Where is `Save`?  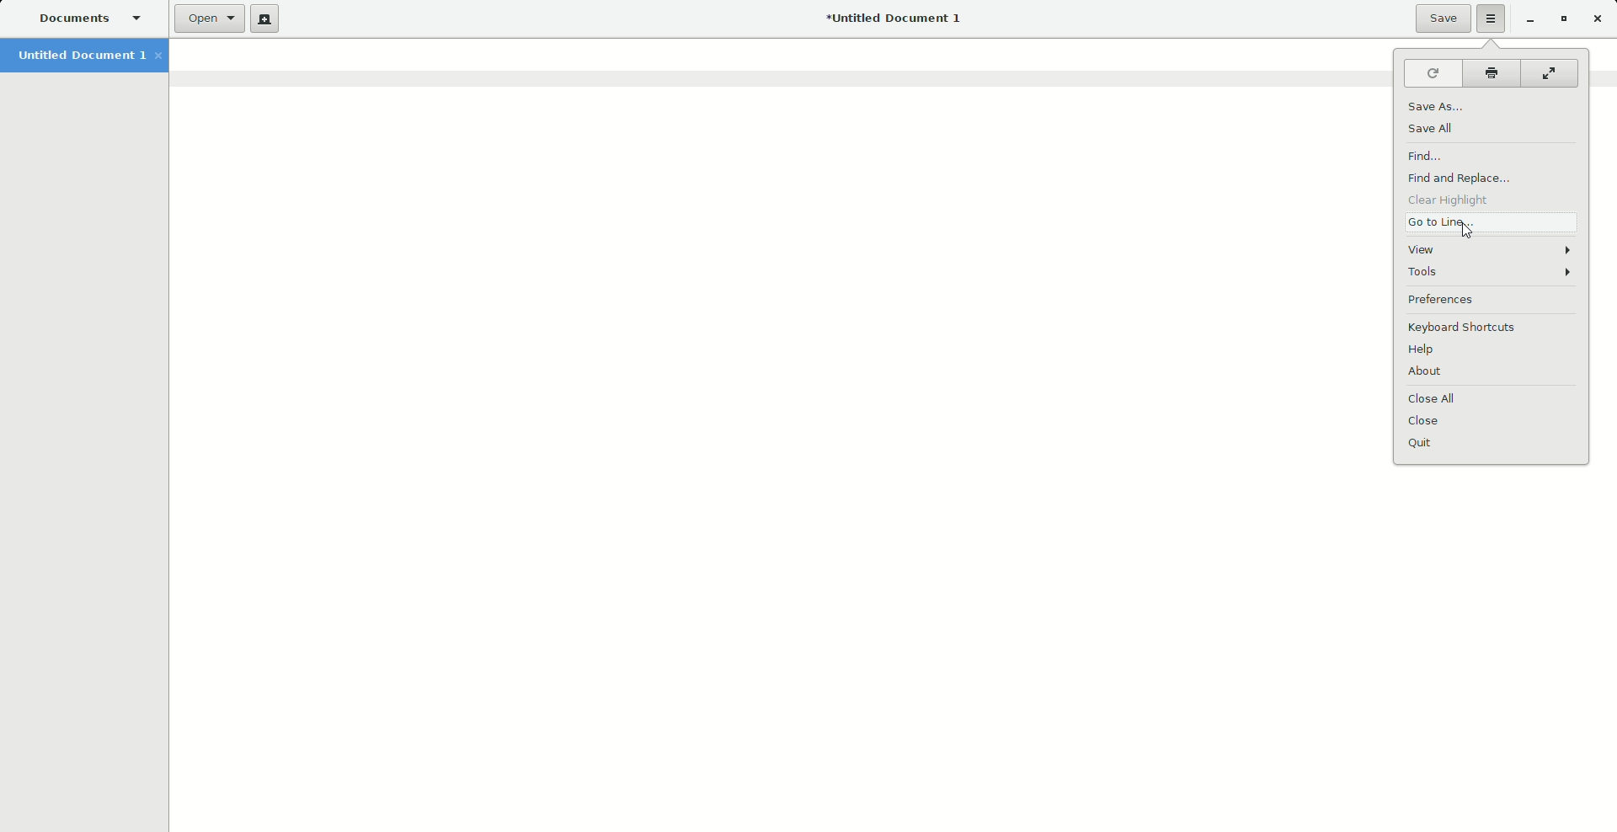 Save is located at coordinates (1442, 19).